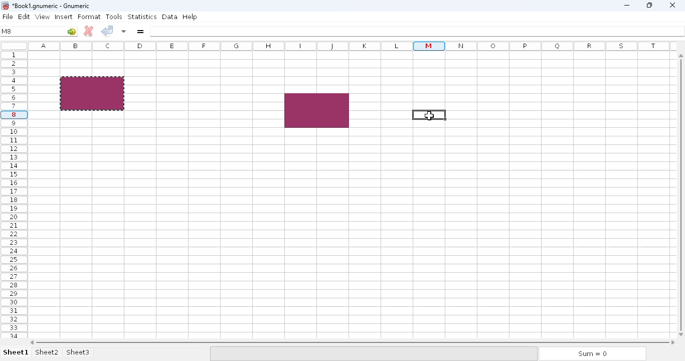 Image resolution: width=685 pixels, height=361 pixels. What do you see at coordinates (92, 93) in the screenshot?
I see `copied range` at bounding box center [92, 93].